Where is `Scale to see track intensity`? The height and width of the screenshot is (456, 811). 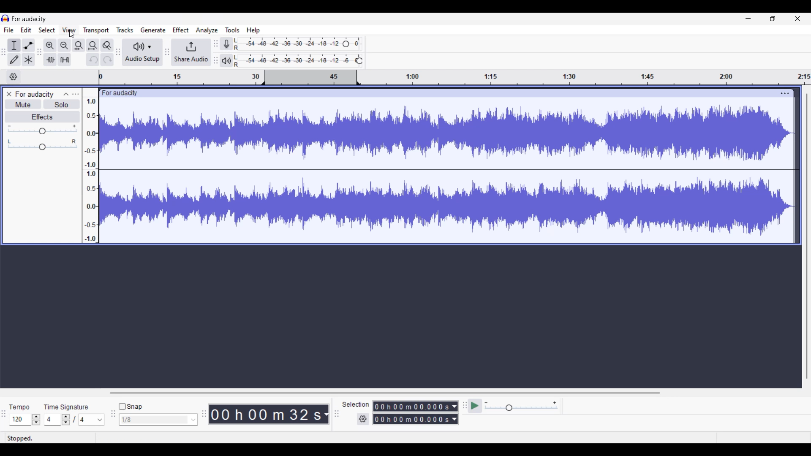
Scale to see track intensity is located at coordinates (90, 170).